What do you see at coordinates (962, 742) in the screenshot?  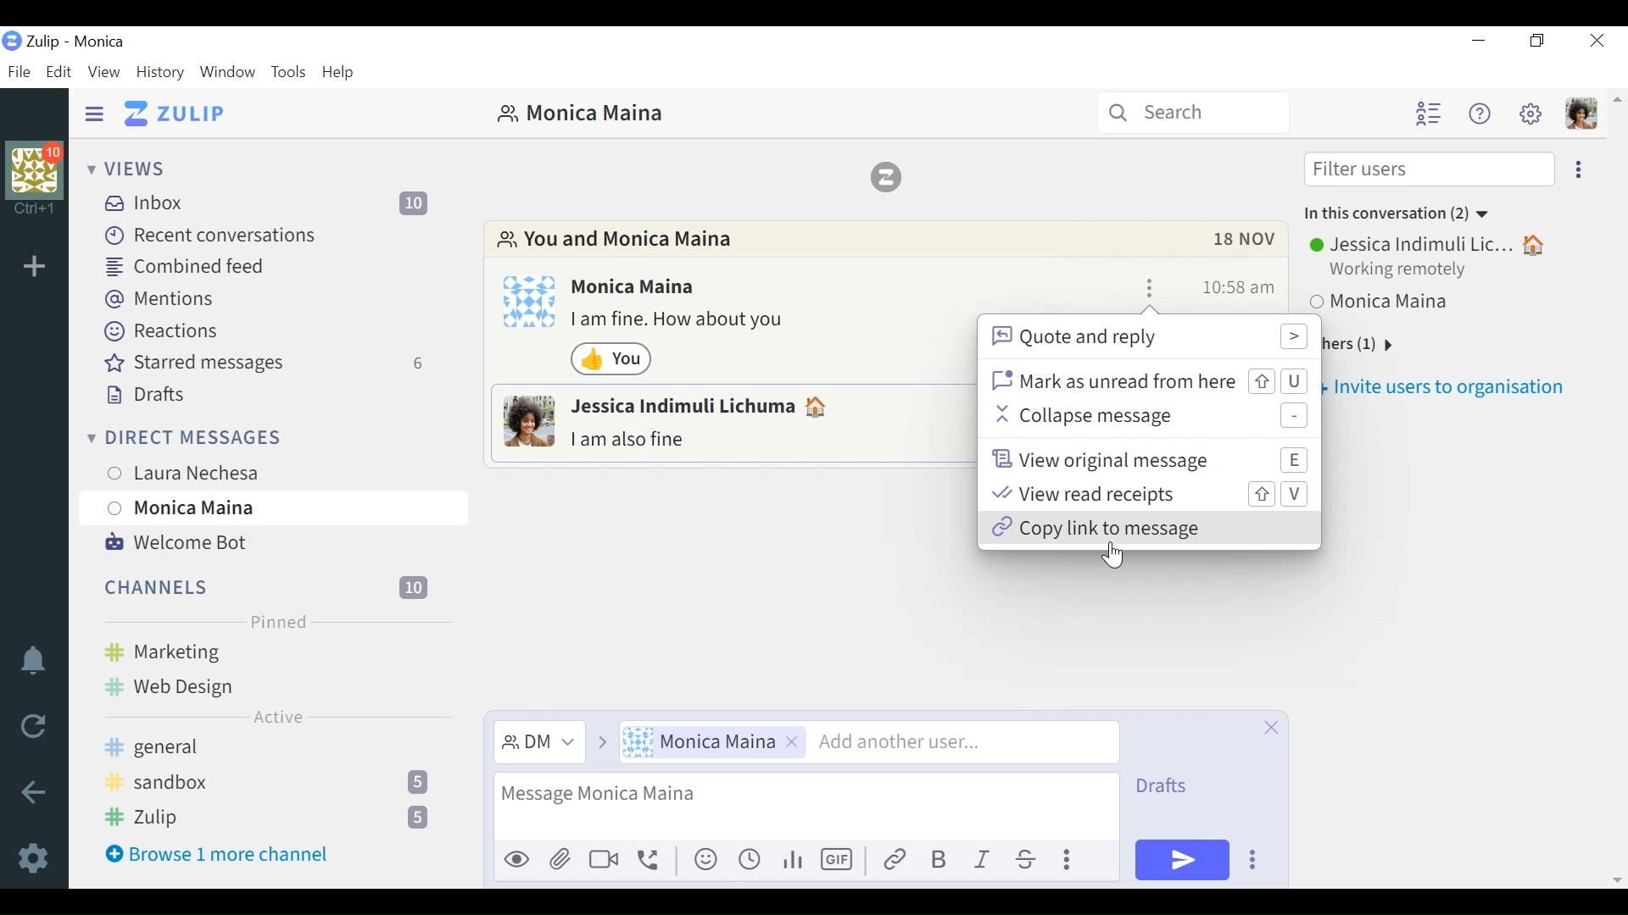 I see `add another user` at bounding box center [962, 742].